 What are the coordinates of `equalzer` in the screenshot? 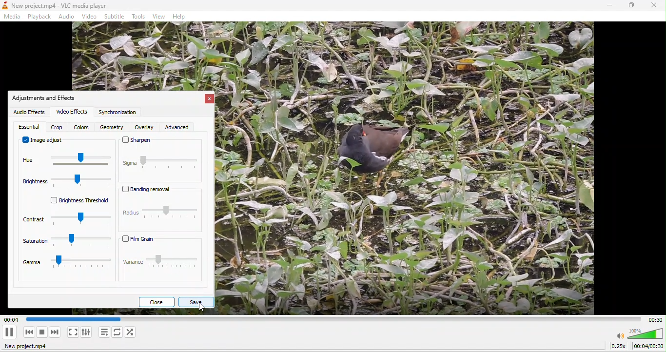 It's located at (29, 127).